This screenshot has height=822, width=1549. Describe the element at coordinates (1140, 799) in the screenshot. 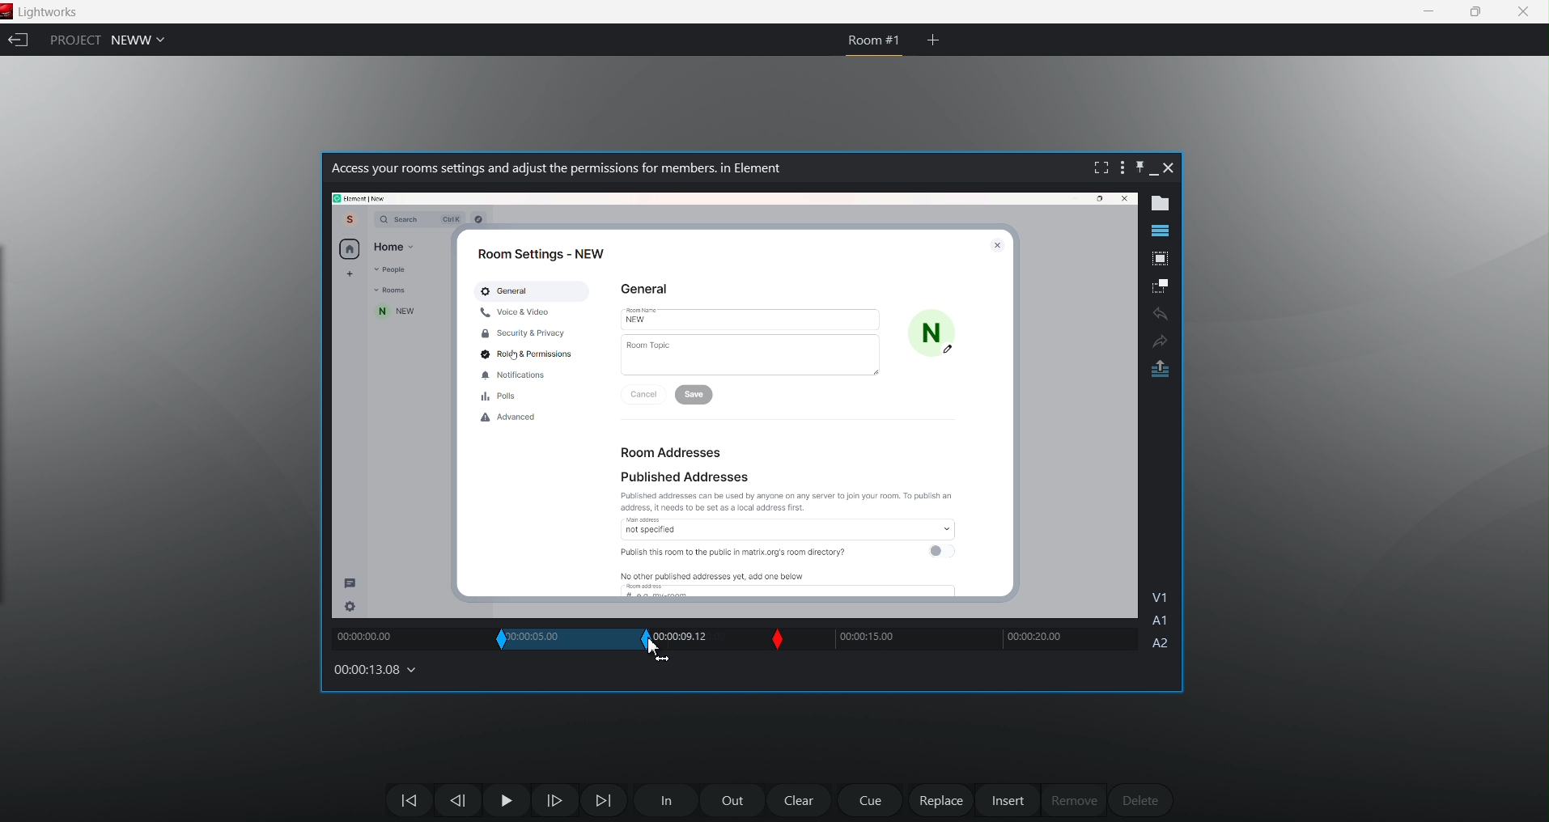

I see `delete` at that location.